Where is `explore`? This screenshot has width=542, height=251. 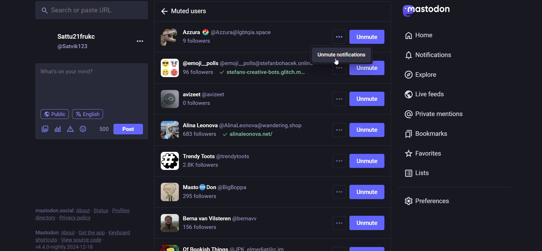 explore is located at coordinates (425, 75).